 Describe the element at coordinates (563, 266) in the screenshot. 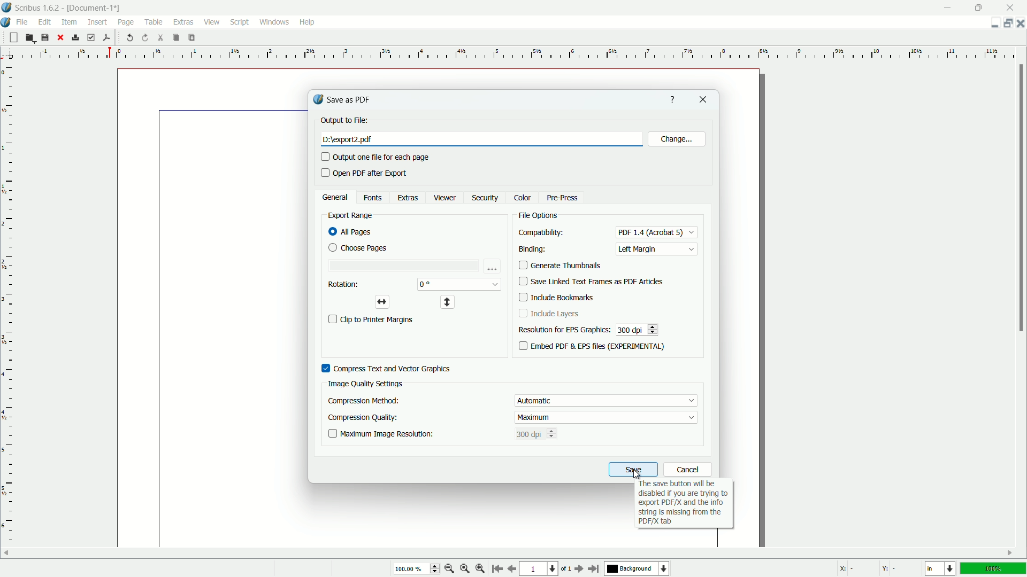

I see `generate thumbnails` at that location.